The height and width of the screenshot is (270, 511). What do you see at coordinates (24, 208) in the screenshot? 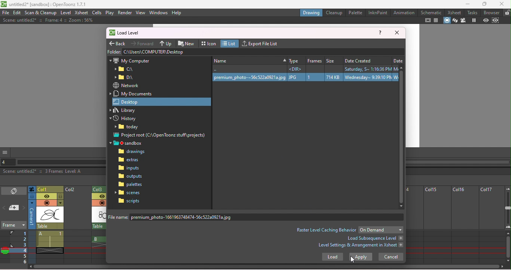
I see `Next memo` at bounding box center [24, 208].